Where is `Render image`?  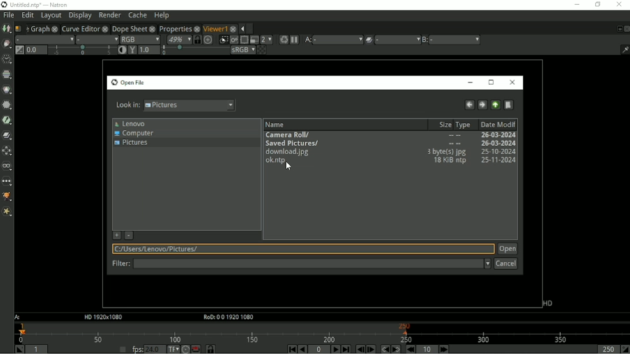
Render image is located at coordinates (234, 40).